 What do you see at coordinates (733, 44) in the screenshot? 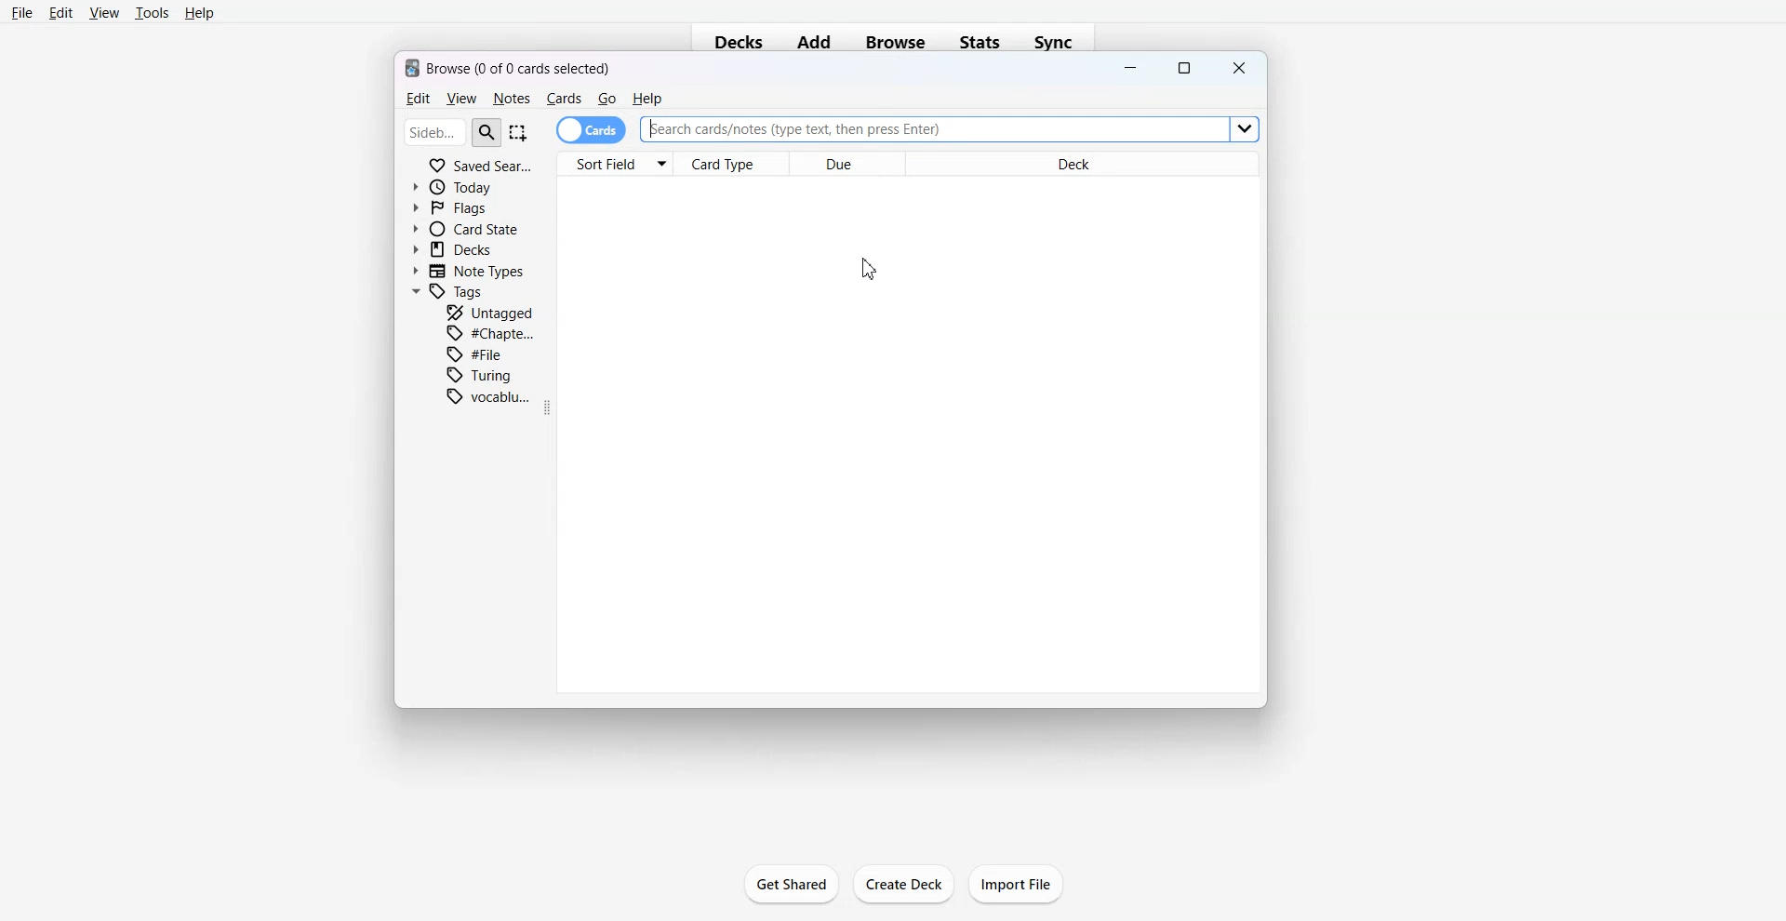
I see `Decks` at bounding box center [733, 44].